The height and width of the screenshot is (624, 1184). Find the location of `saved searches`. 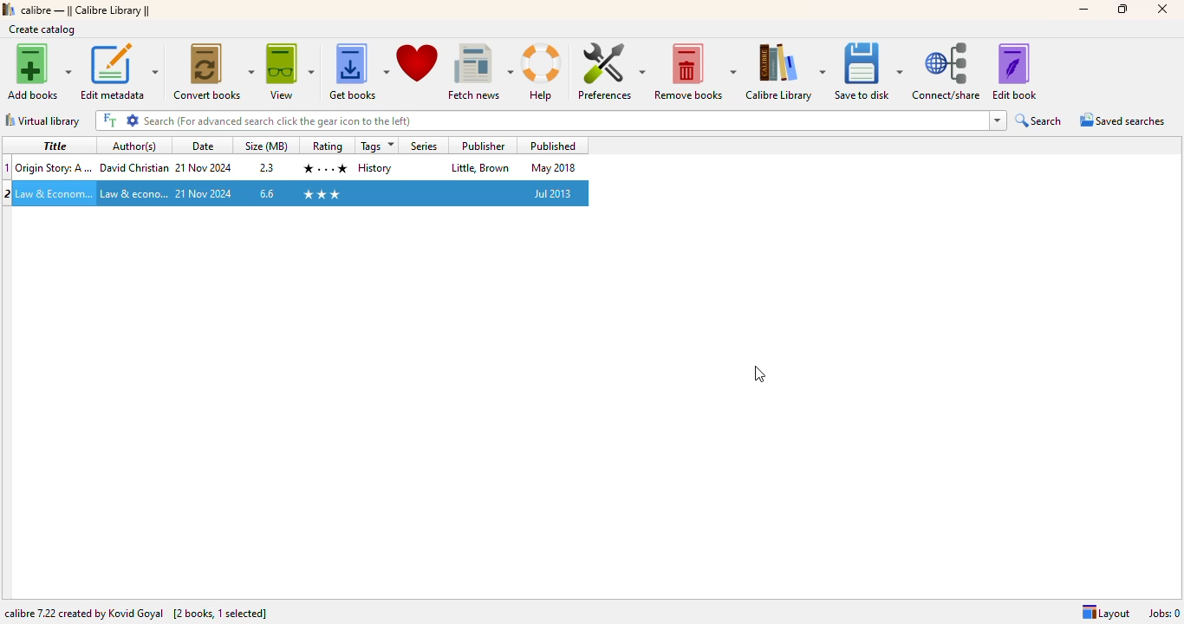

saved searches is located at coordinates (1121, 120).